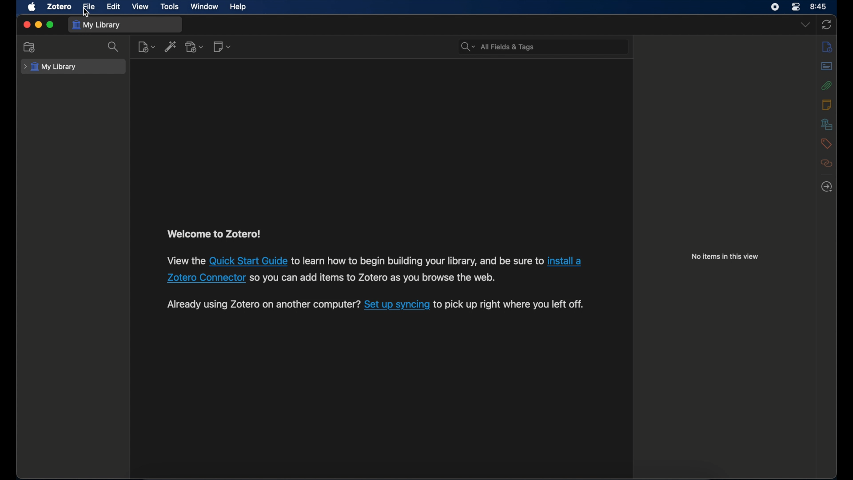  I want to click on Already using Zotero on another computer? Set up syncing to pick up right where you left off., so click(263, 306).